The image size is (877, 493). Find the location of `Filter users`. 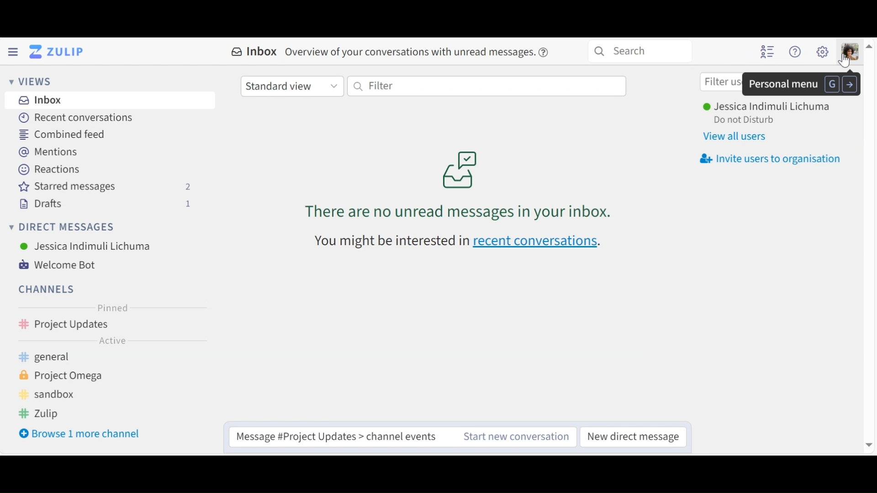

Filter users is located at coordinates (720, 83).